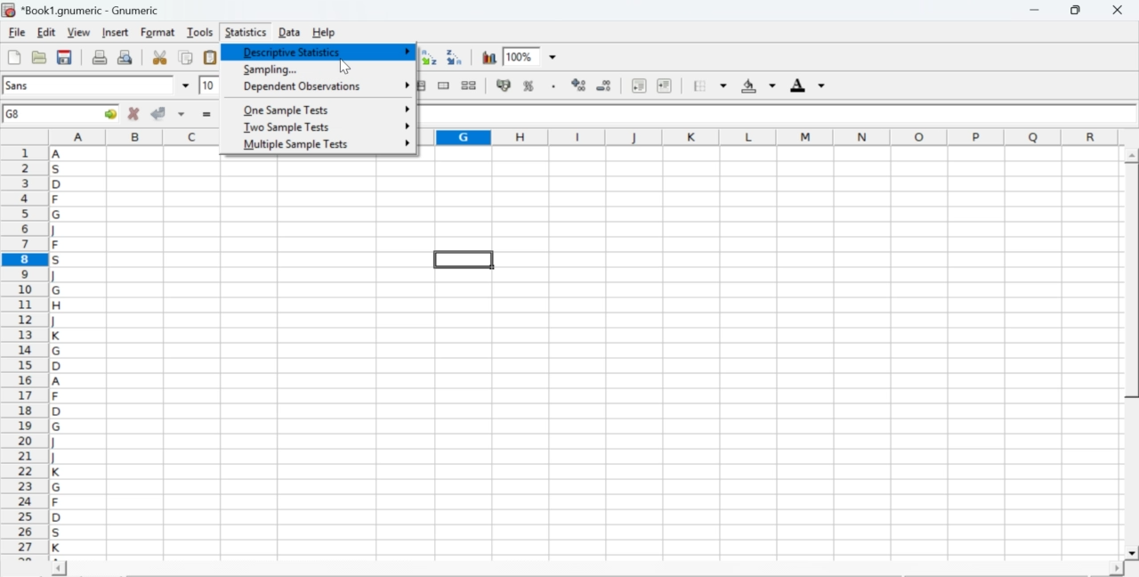 The image size is (1139, 577). What do you see at coordinates (432, 57) in the screenshot?
I see `Sort the selected region in ascending order based on the first column selected` at bounding box center [432, 57].